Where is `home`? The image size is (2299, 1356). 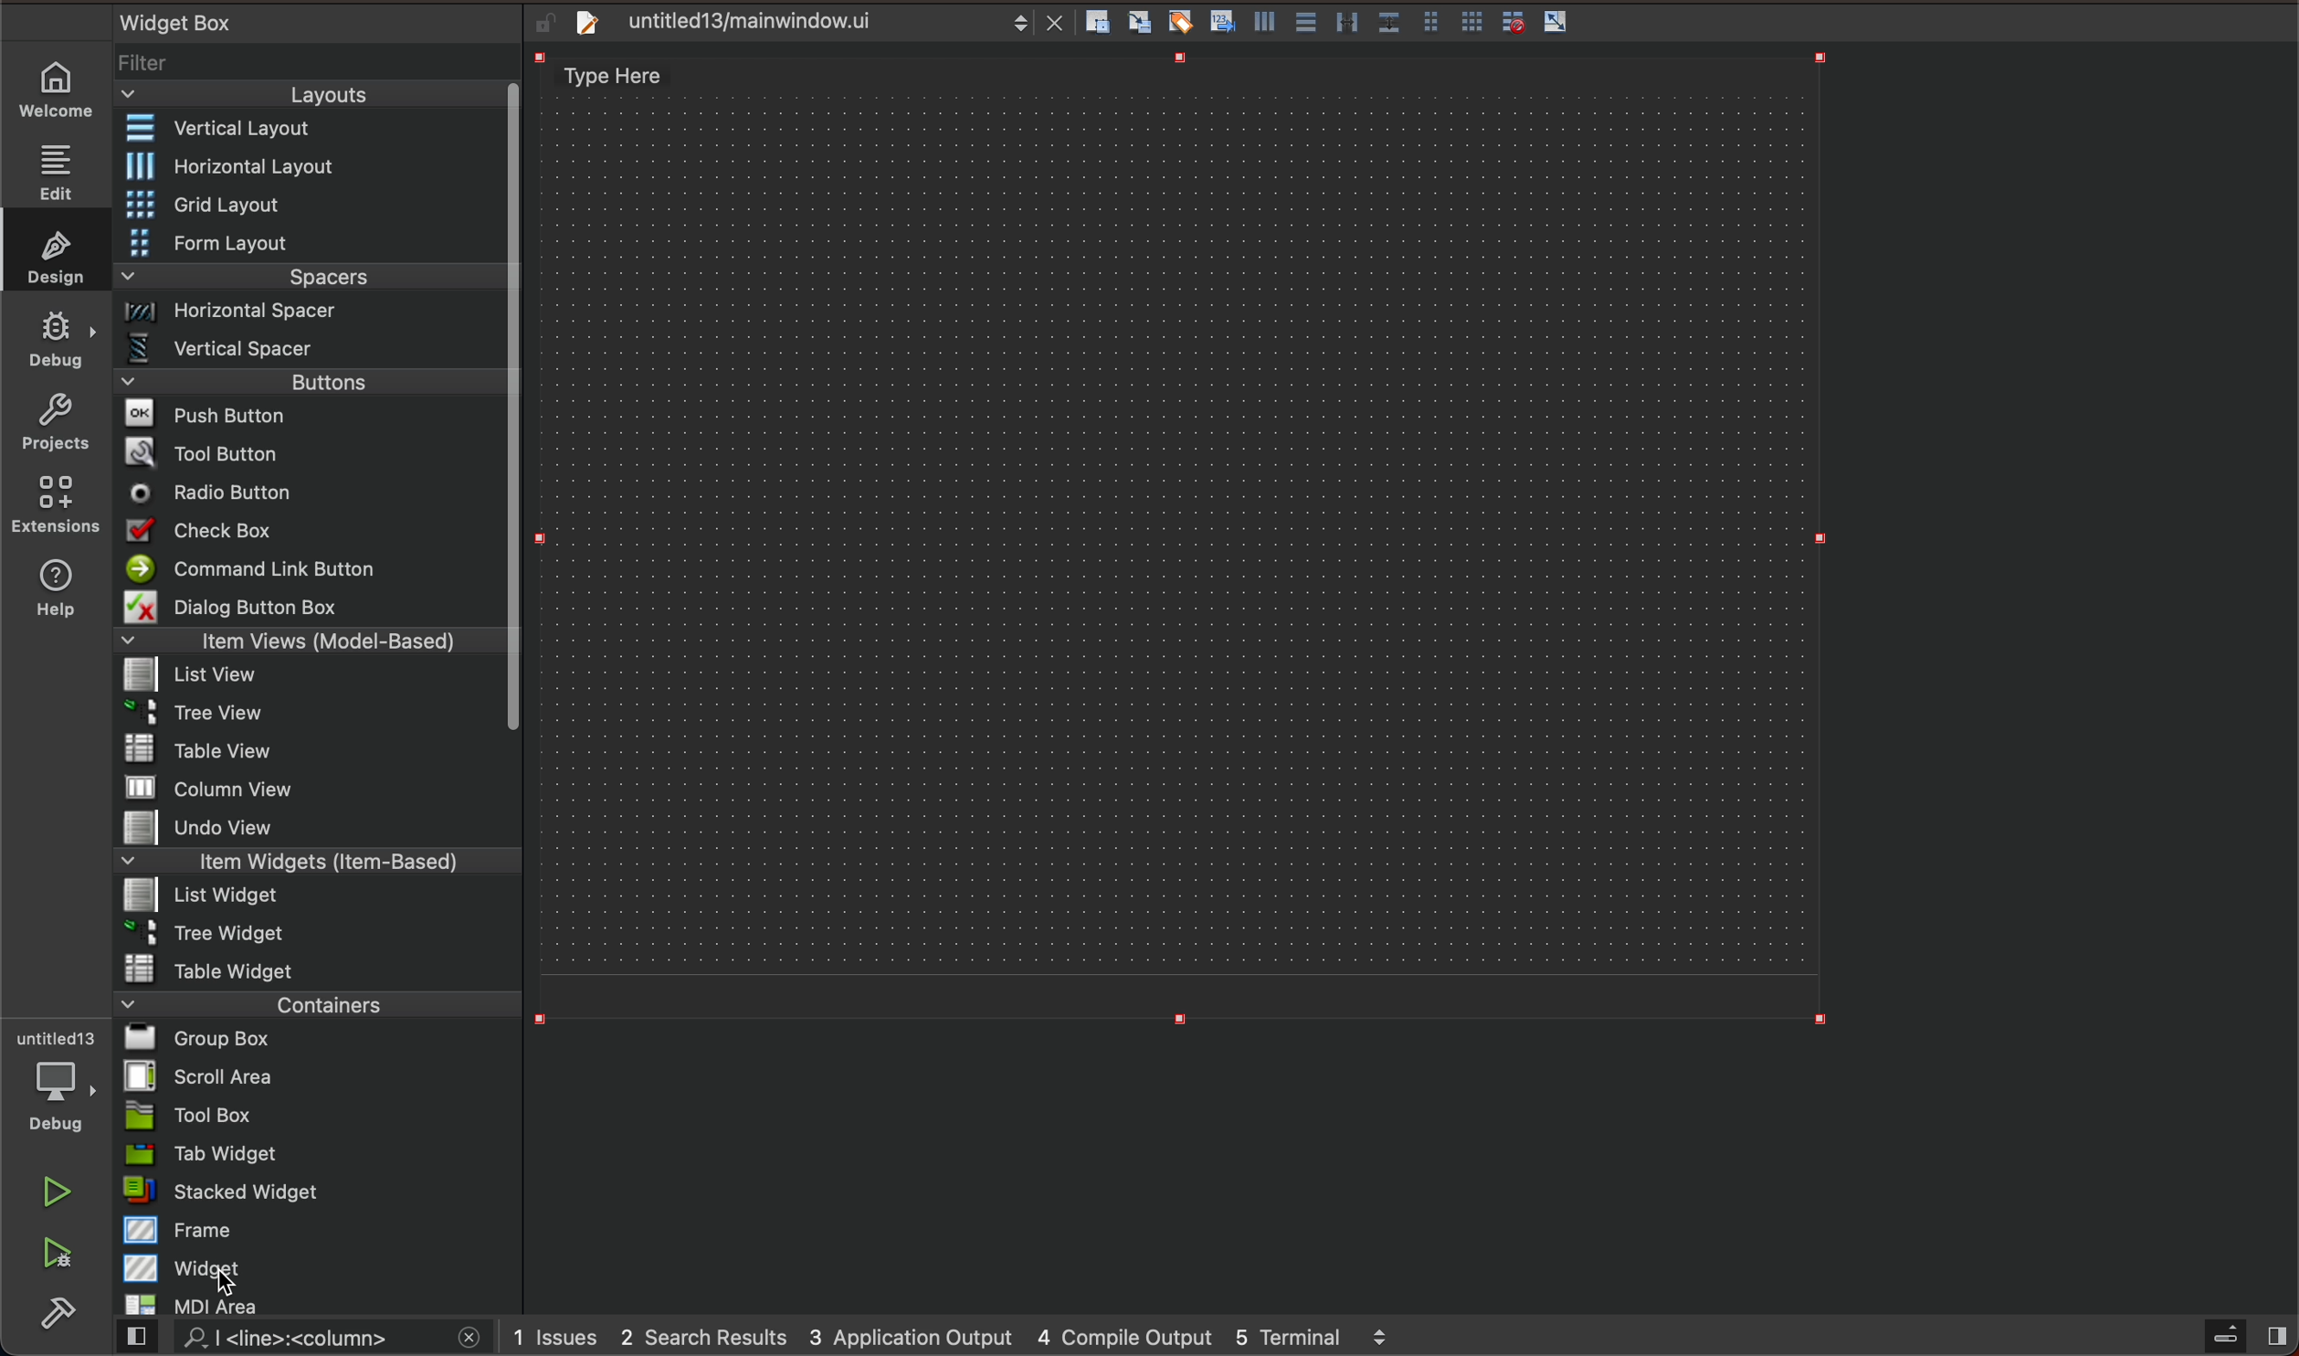 home is located at coordinates (59, 91).